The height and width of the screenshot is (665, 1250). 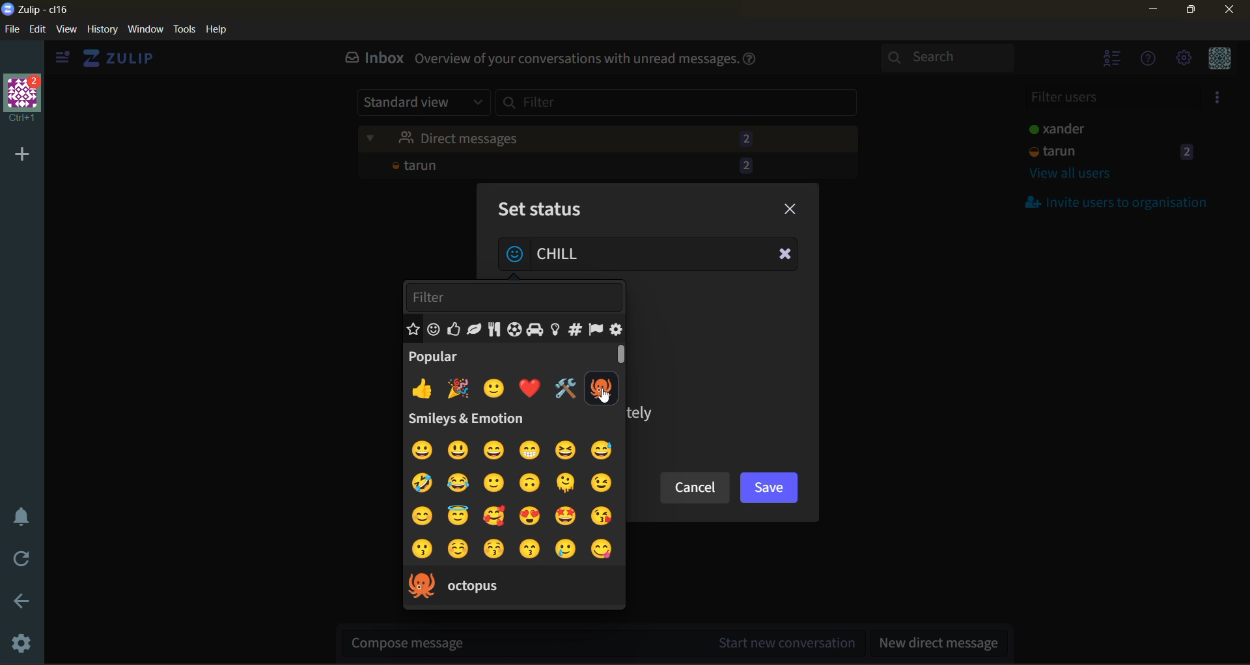 What do you see at coordinates (576, 61) in the screenshot?
I see `Overview of your conversations with unread messages.` at bounding box center [576, 61].